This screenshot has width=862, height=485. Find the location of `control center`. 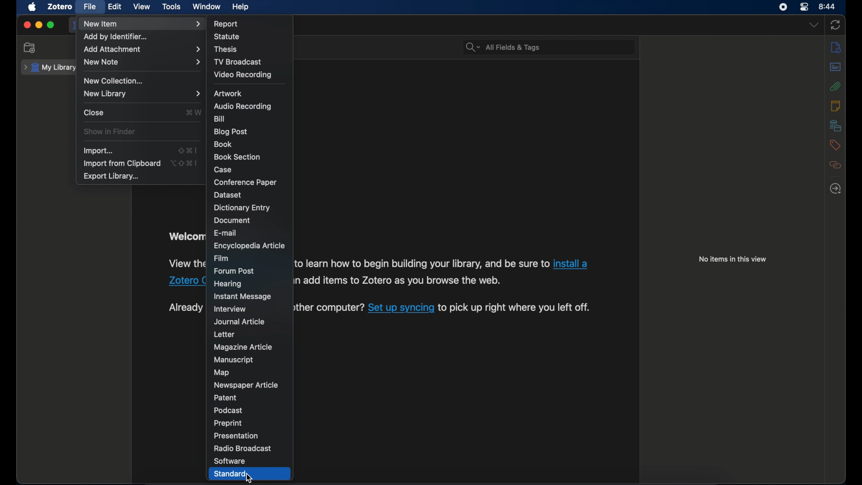

control center is located at coordinates (805, 7).